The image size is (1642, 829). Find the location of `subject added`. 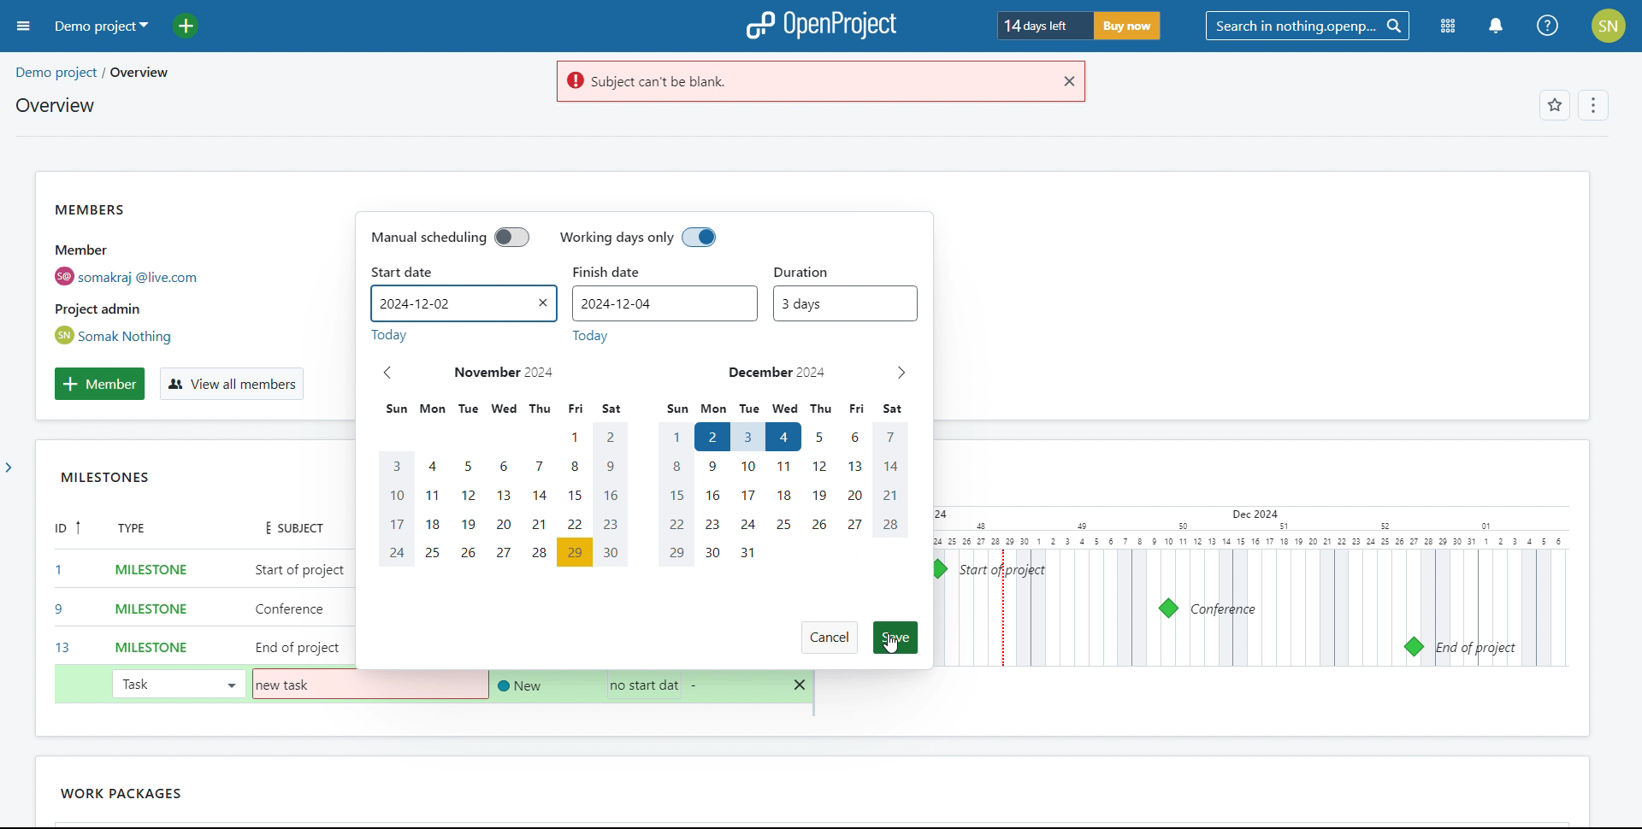

subject added is located at coordinates (288, 685).